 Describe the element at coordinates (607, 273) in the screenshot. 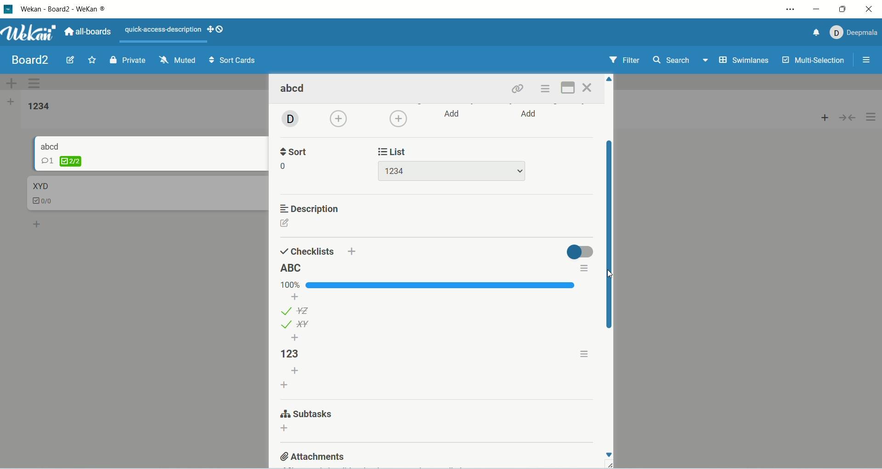

I see `cursor` at that location.